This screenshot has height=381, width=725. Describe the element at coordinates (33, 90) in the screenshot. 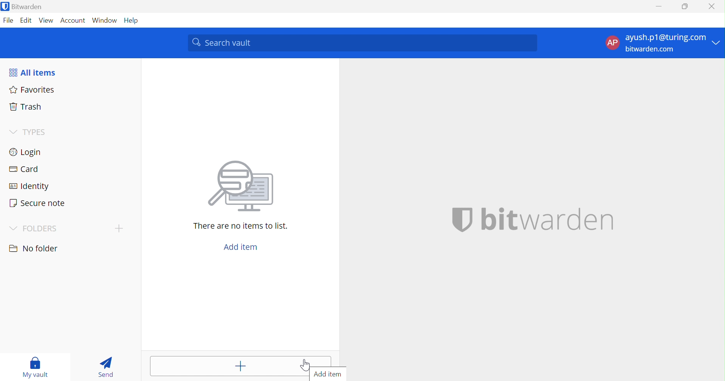

I see `Favorites` at that location.